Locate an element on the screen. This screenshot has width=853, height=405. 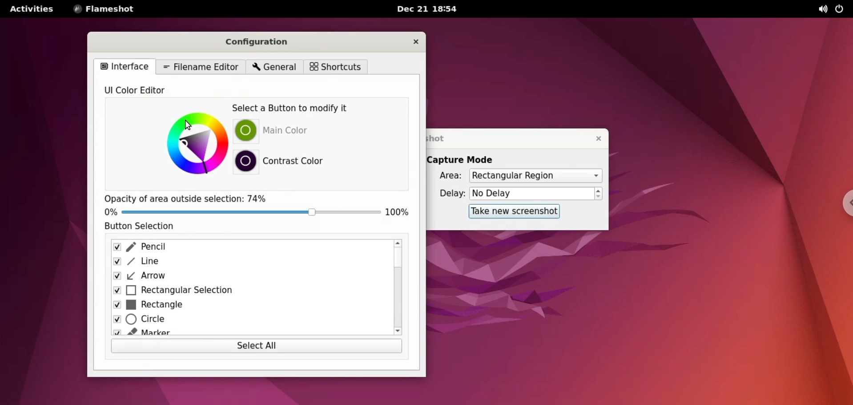
arrow checkbox is located at coordinates (245, 277).